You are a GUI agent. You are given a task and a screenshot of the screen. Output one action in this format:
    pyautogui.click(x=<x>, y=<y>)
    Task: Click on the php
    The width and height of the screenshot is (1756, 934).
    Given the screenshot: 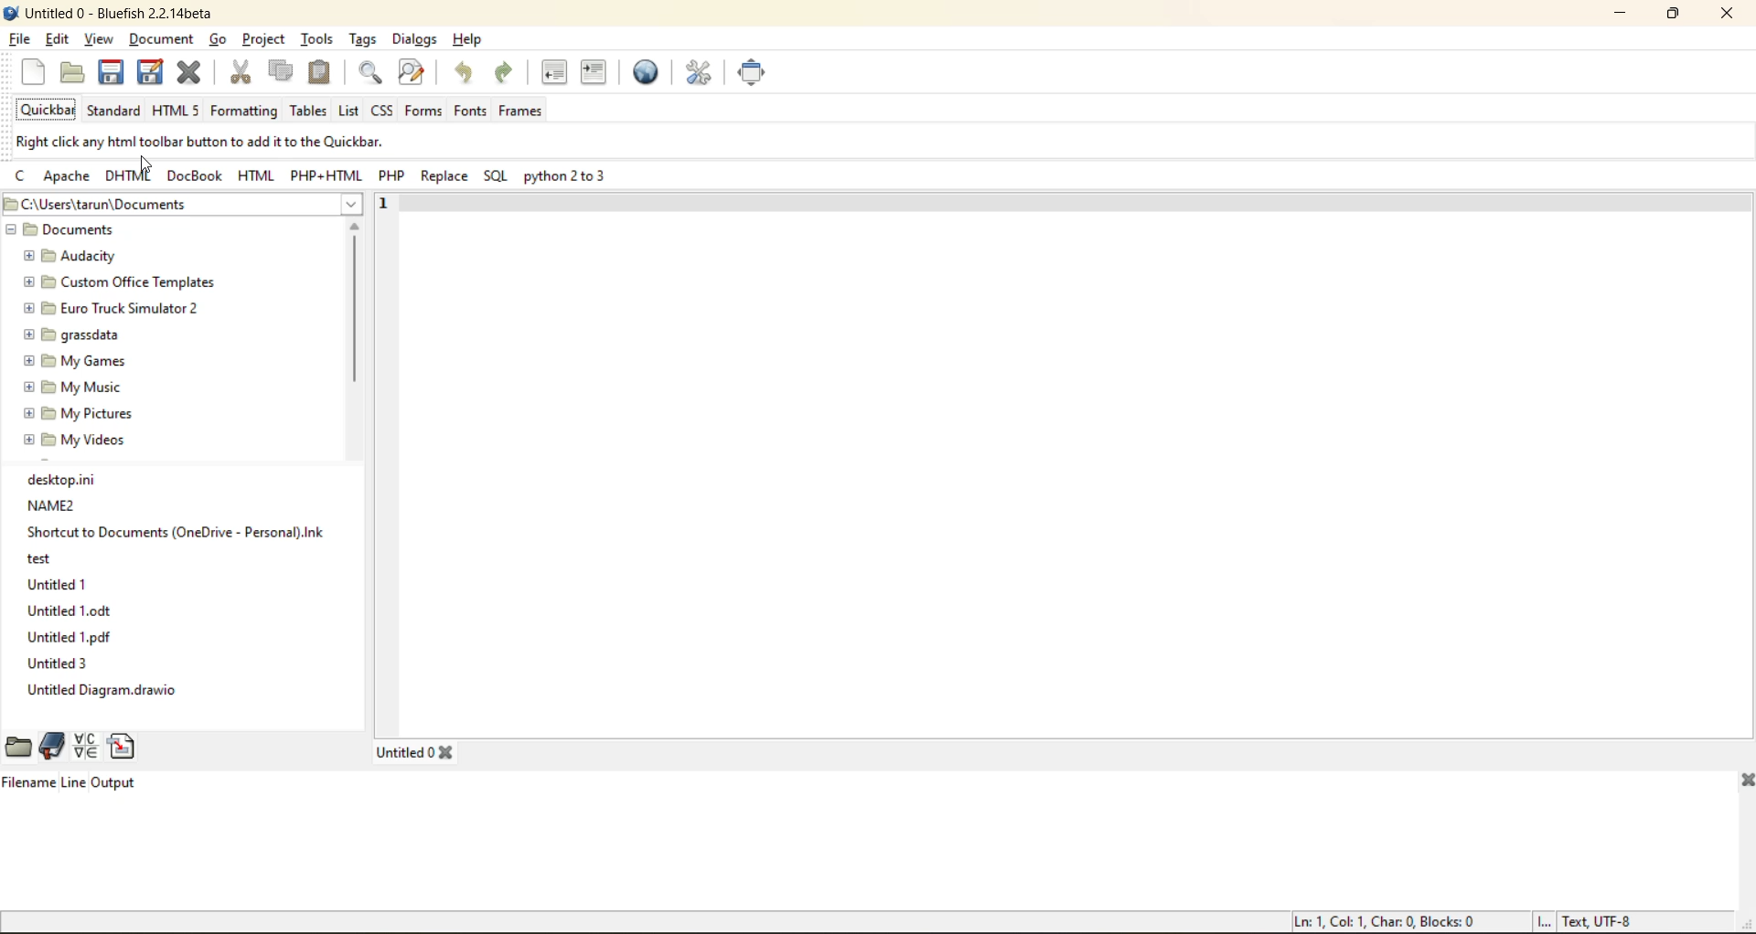 What is the action you would take?
    pyautogui.click(x=393, y=176)
    